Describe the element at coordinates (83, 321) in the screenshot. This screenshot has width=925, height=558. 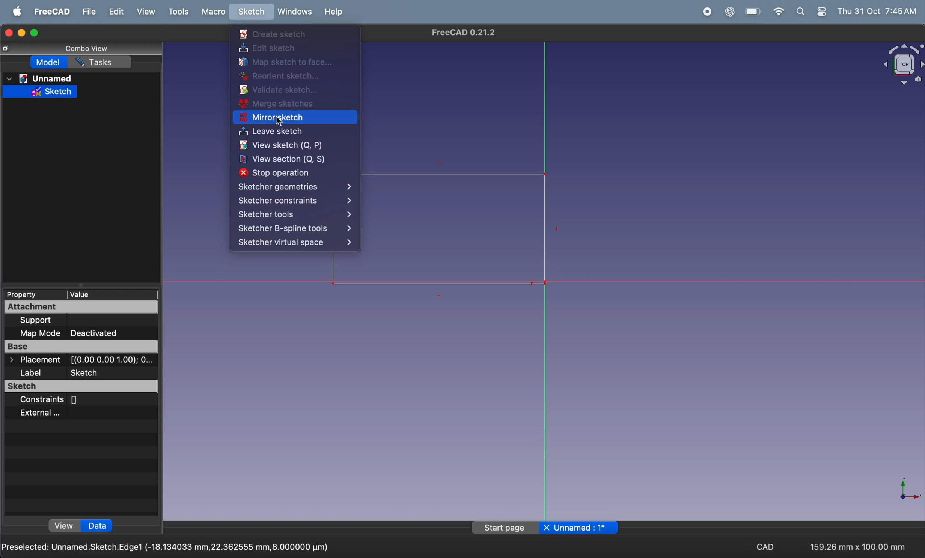
I see `support` at that location.